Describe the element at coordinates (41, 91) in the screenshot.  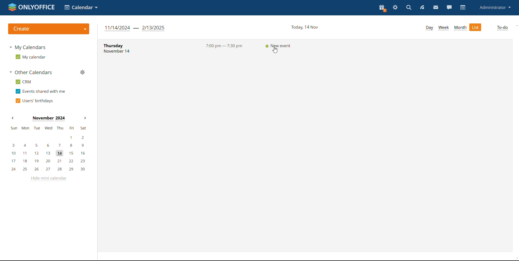
I see `events shared with me` at that location.